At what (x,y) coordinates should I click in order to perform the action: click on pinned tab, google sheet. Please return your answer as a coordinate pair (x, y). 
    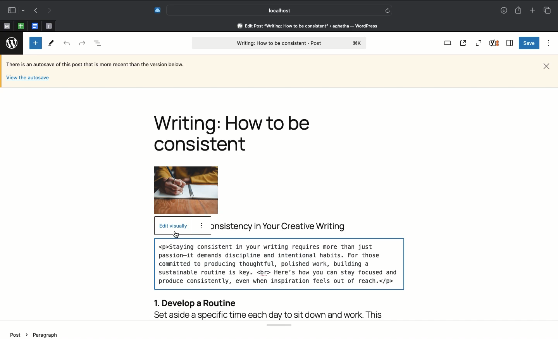
    Looking at the image, I should click on (21, 25).